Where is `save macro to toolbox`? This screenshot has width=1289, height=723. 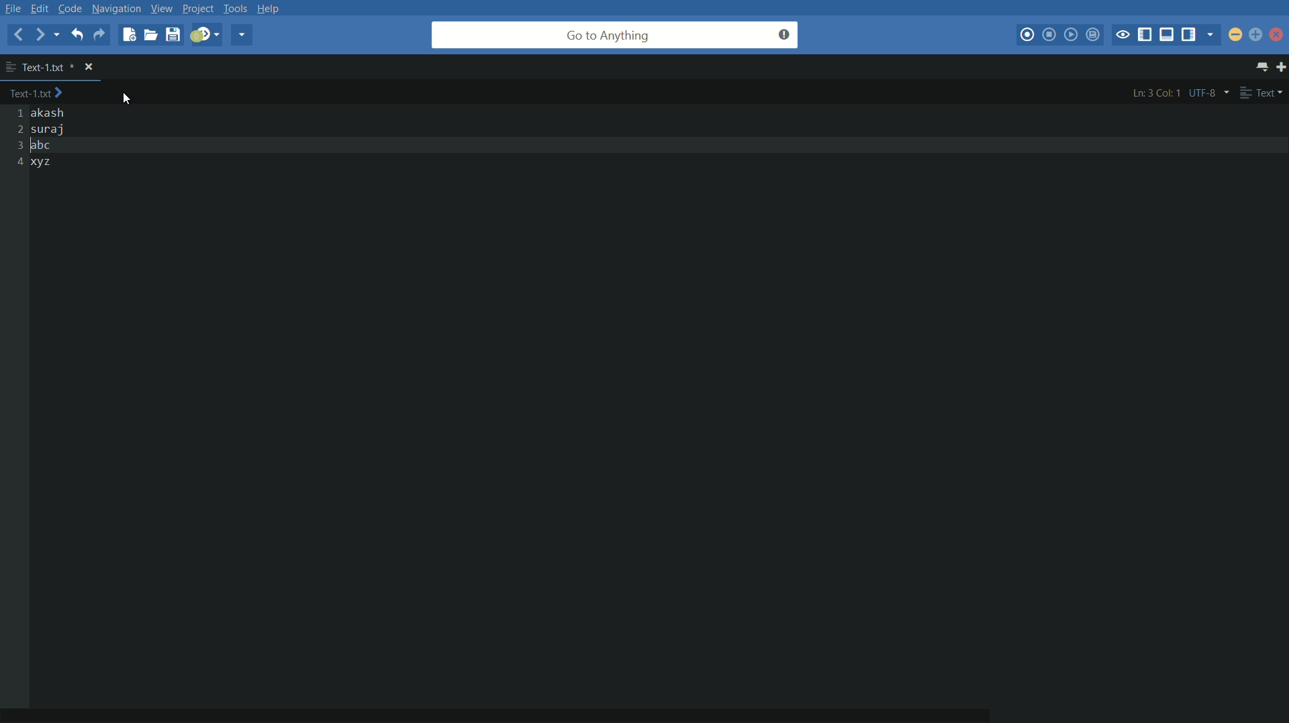
save macro to toolbox is located at coordinates (1094, 36).